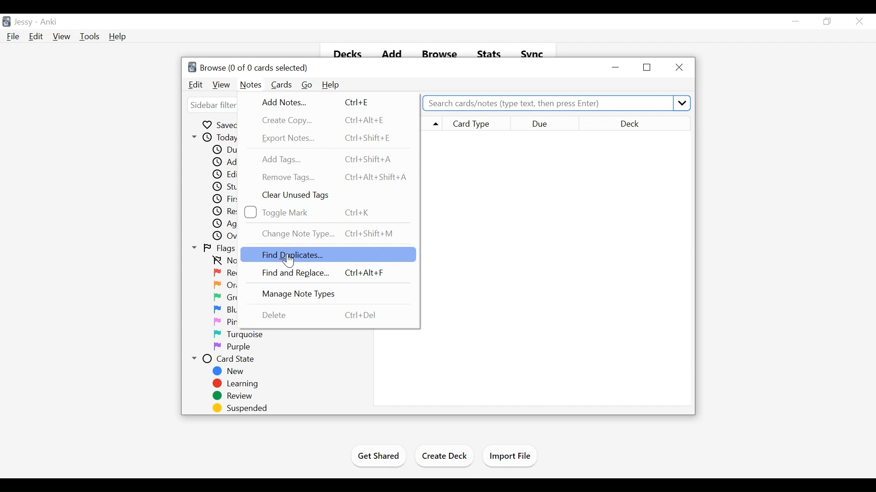 This screenshot has width=876, height=492. I want to click on Close, so click(678, 67).